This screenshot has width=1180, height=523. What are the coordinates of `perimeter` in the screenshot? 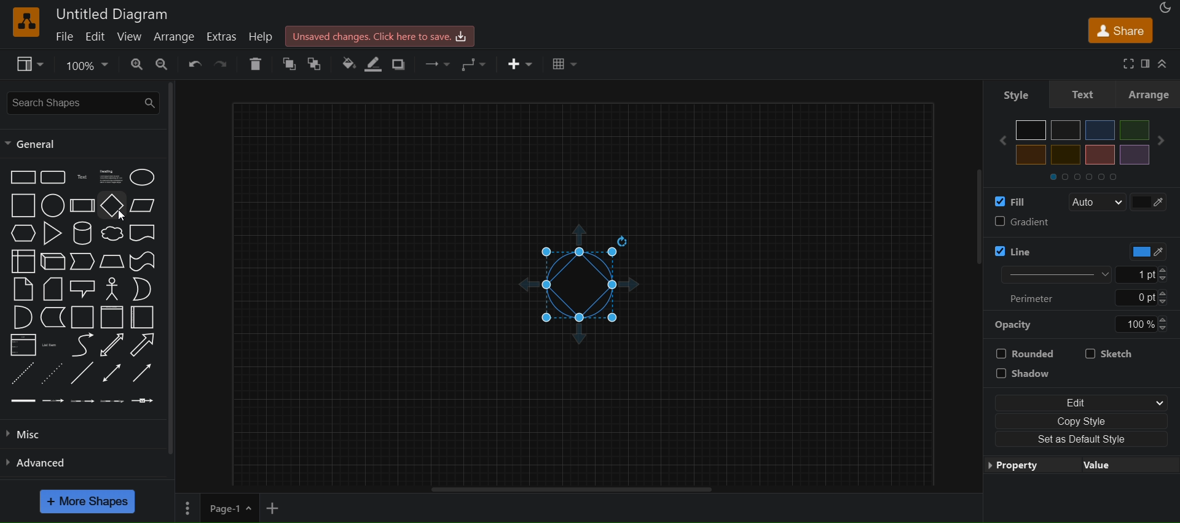 It's located at (1037, 298).